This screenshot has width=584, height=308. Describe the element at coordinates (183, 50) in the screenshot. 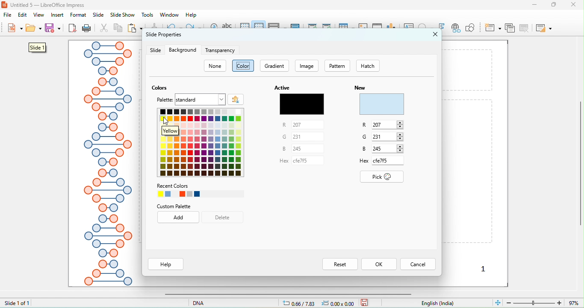

I see `background` at that location.